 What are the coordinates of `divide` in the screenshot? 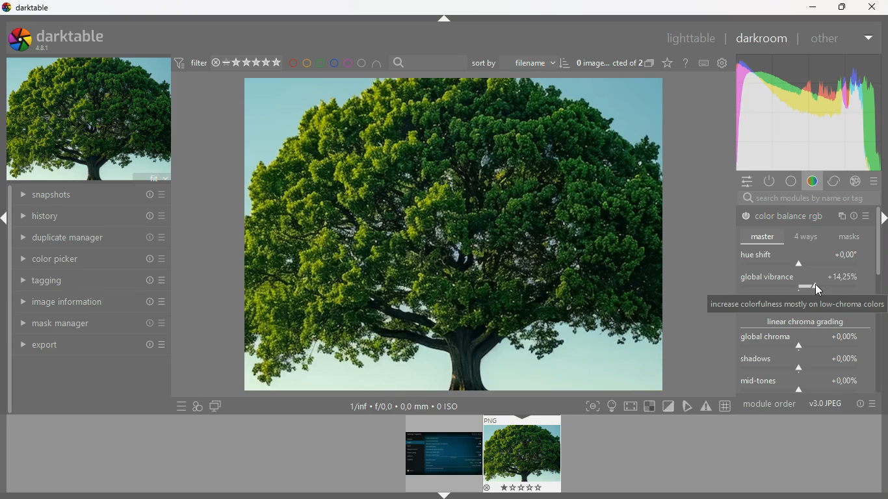 It's located at (670, 405).